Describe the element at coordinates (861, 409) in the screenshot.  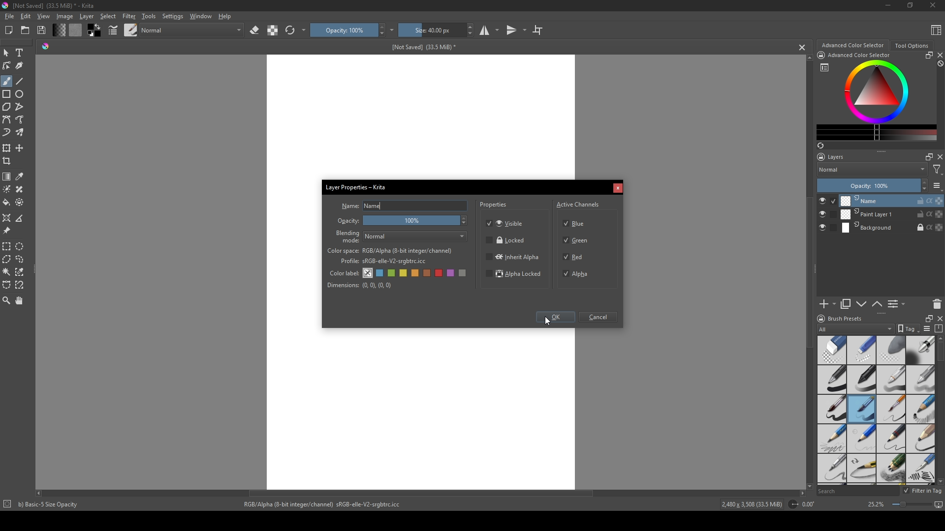
I see `medium brush` at that location.